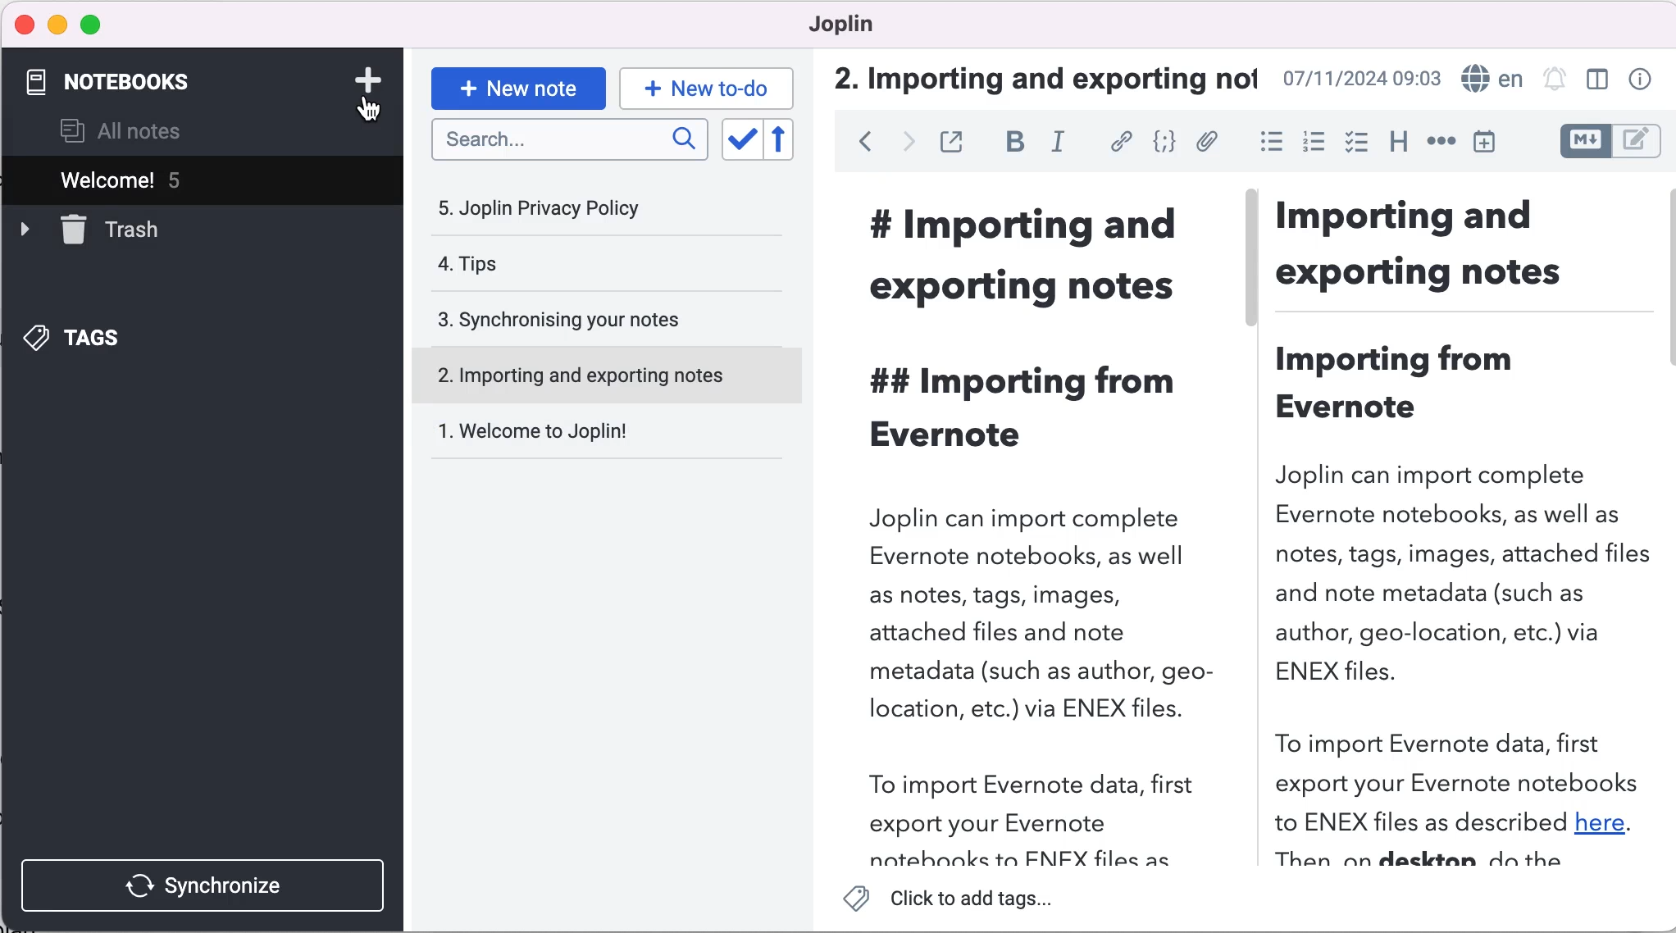  What do you see at coordinates (148, 184) in the screenshot?
I see `welcome! 5` at bounding box center [148, 184].